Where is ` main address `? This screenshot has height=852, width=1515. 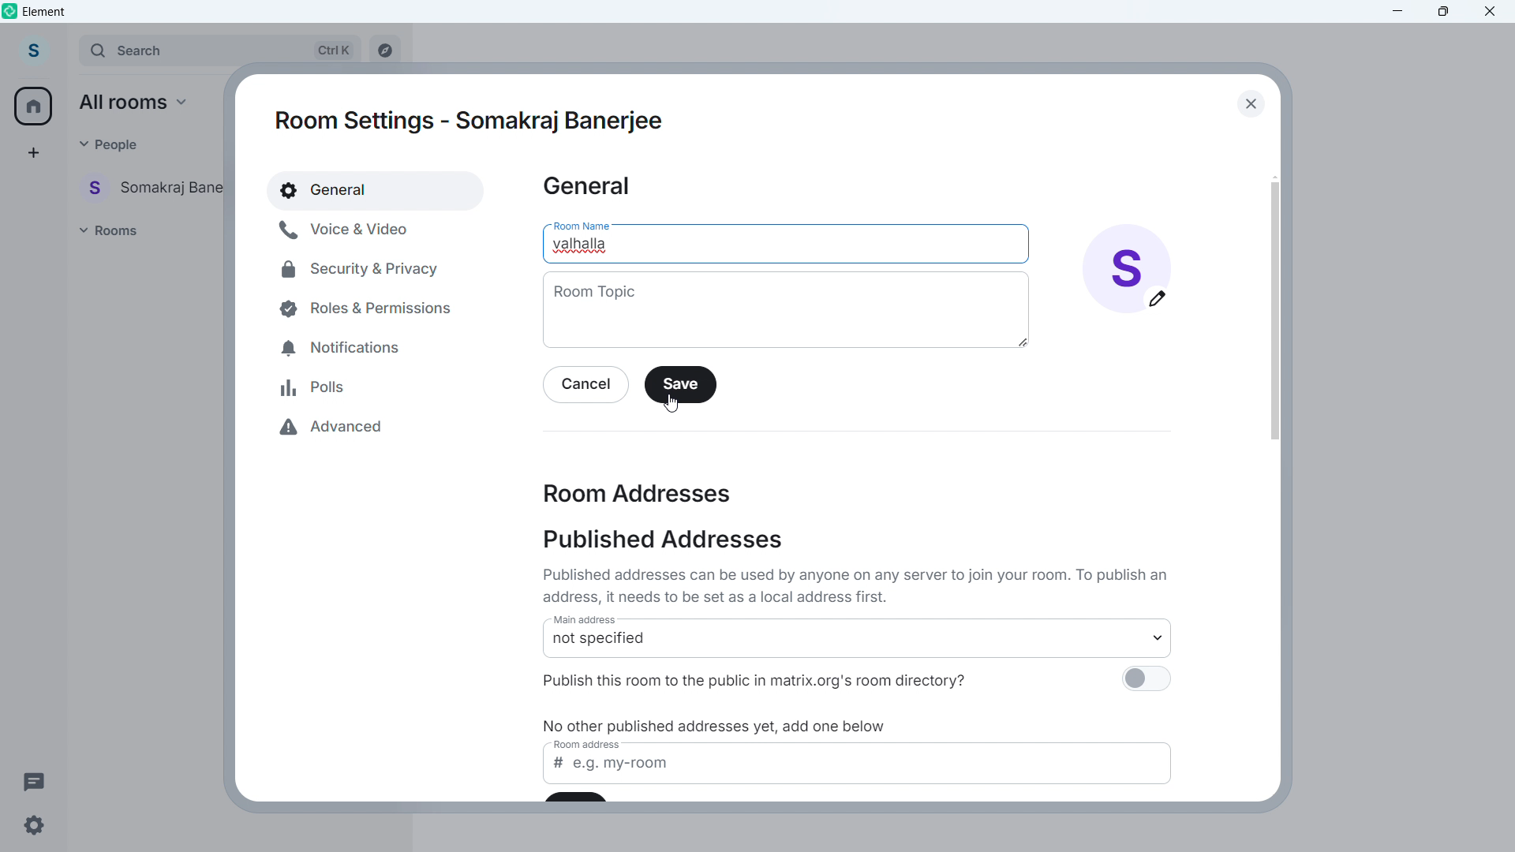
 main address  is located at coordinates (592, 622).